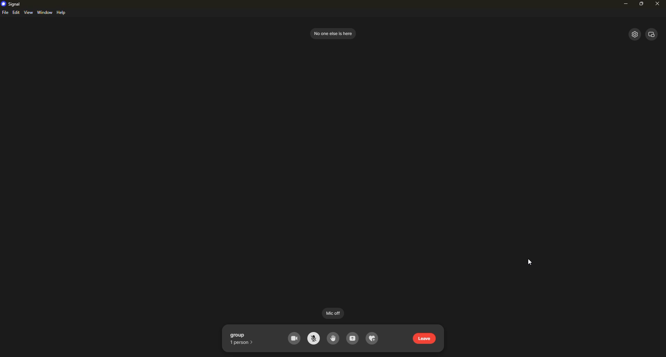 The image size is (666, 357). What do you see at coordinates (28, 12) in the screenshot?
I see `view` at bounding box center [28, 12].